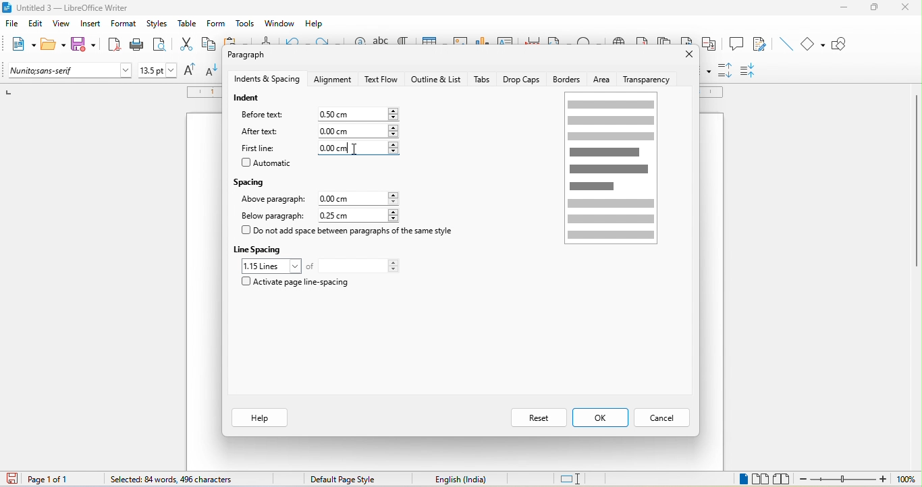  I want to click on vertical scroll bar, so click(916, 182).